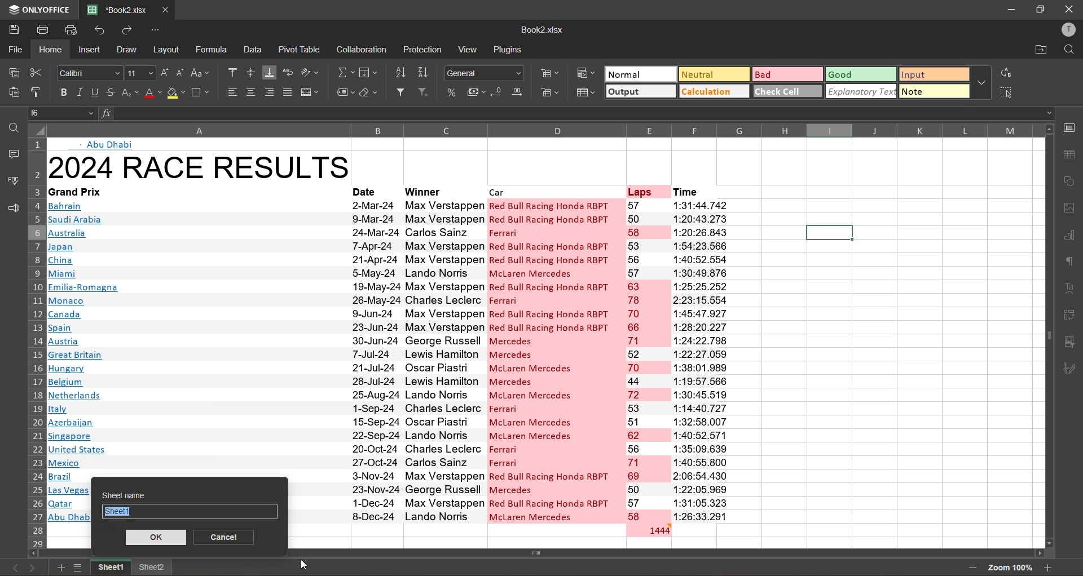  Describe the element at coordinates (1072, 237) in the screenshot. I see `charts` at that location.